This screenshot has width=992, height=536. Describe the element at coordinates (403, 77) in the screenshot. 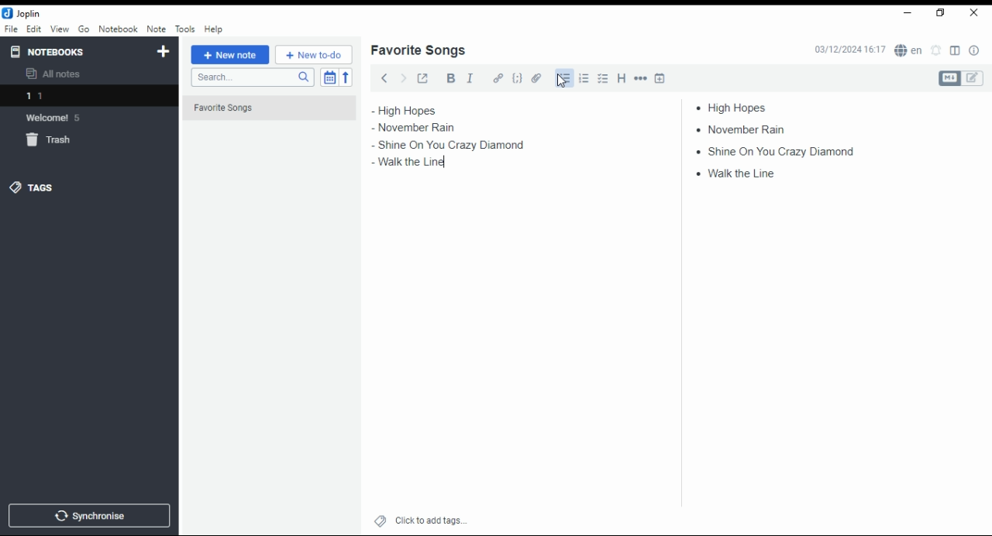

I see `forward` at that location.